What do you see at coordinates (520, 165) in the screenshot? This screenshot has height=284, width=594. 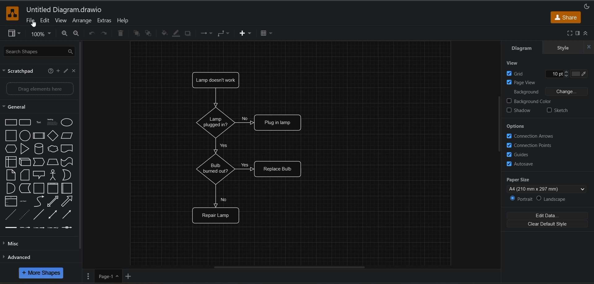 I see `autosave` at bounding box center [520, 165].